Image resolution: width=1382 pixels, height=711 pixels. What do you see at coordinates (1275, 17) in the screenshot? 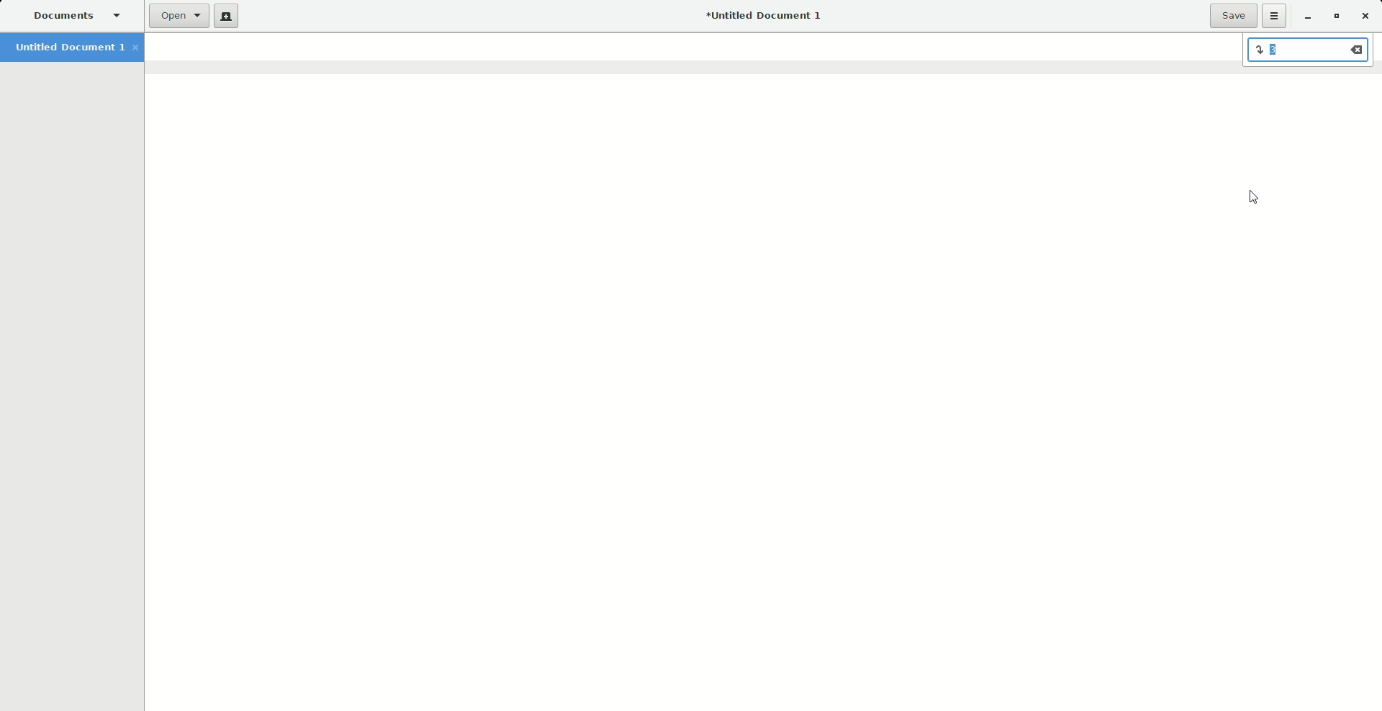
I see `Options` at bounding box center [1275, 17].